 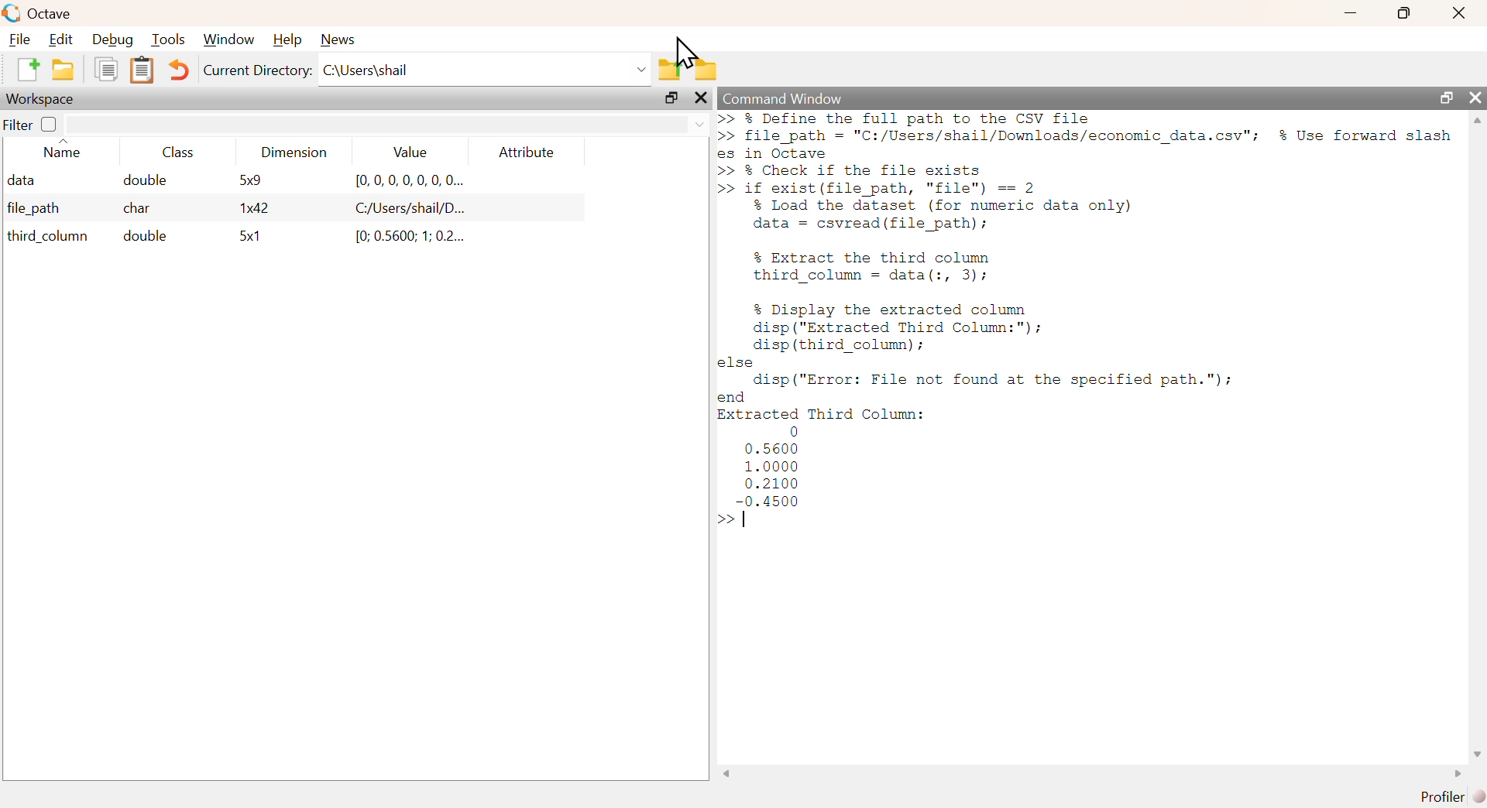 What do you see at coordinates (694, 53) in the screenshot?
I see `cursor` at bounding box center [694, 53].